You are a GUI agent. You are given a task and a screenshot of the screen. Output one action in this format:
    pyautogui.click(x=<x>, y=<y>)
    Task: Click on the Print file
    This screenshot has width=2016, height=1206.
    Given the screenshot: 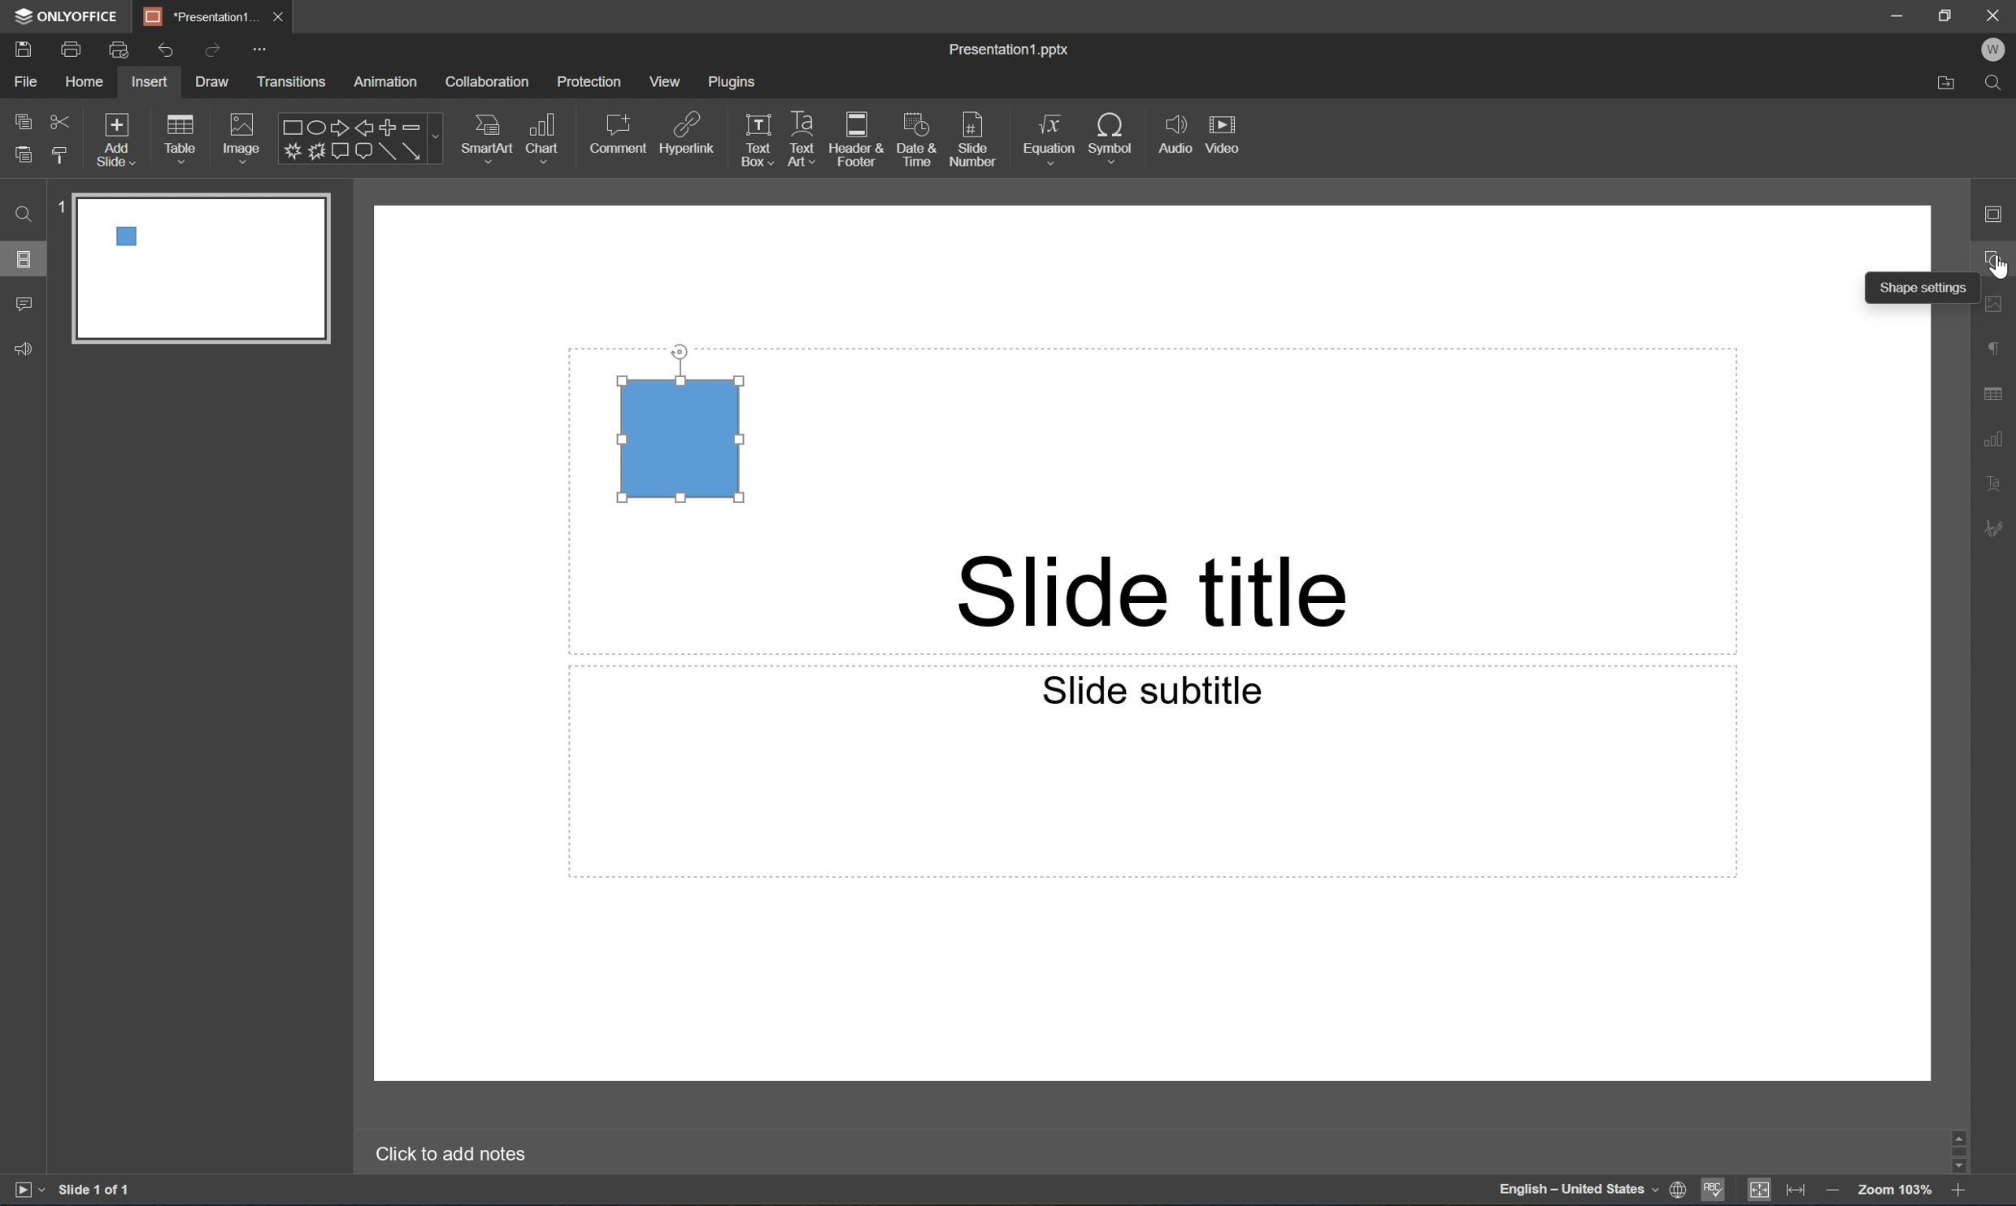 What is the action you would take?
    pyautogui.click(x=75, y=48)
    